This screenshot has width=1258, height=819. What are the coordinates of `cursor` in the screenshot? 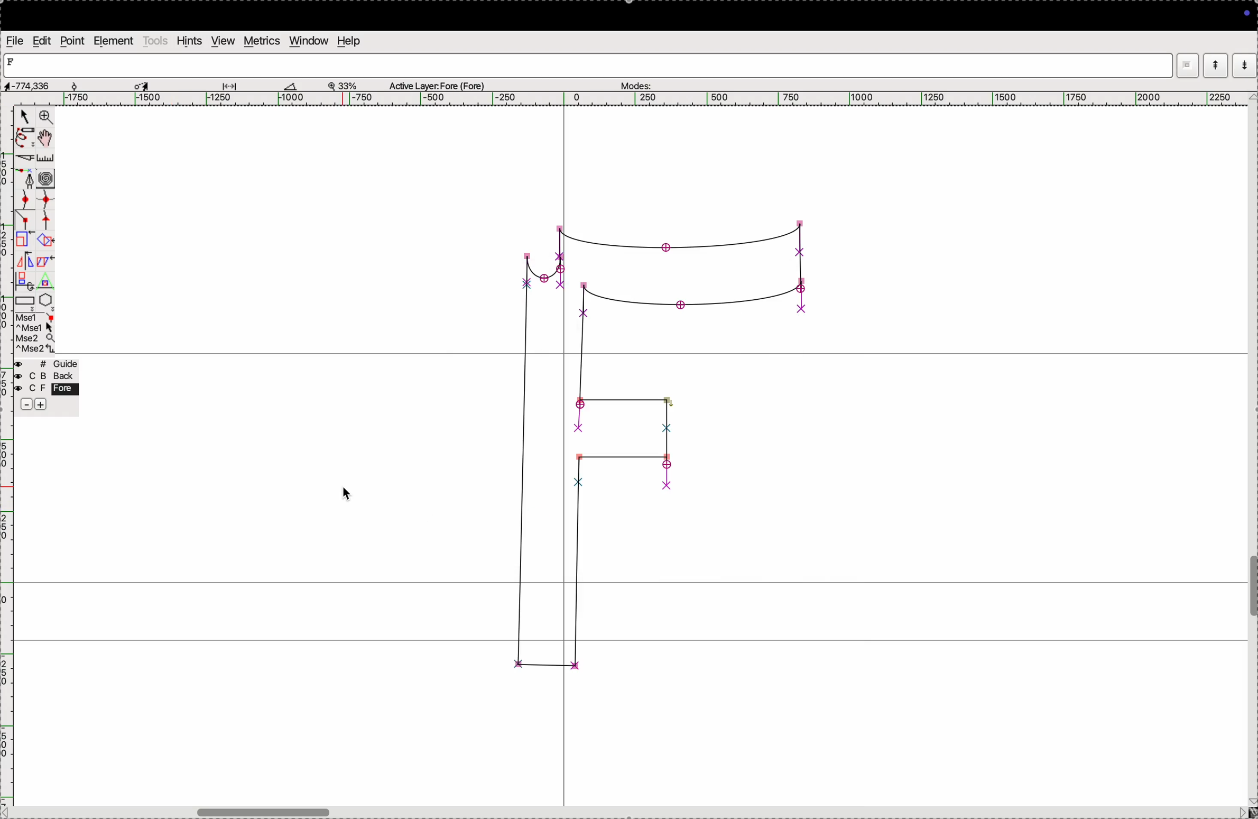 It's located at (347, 494).